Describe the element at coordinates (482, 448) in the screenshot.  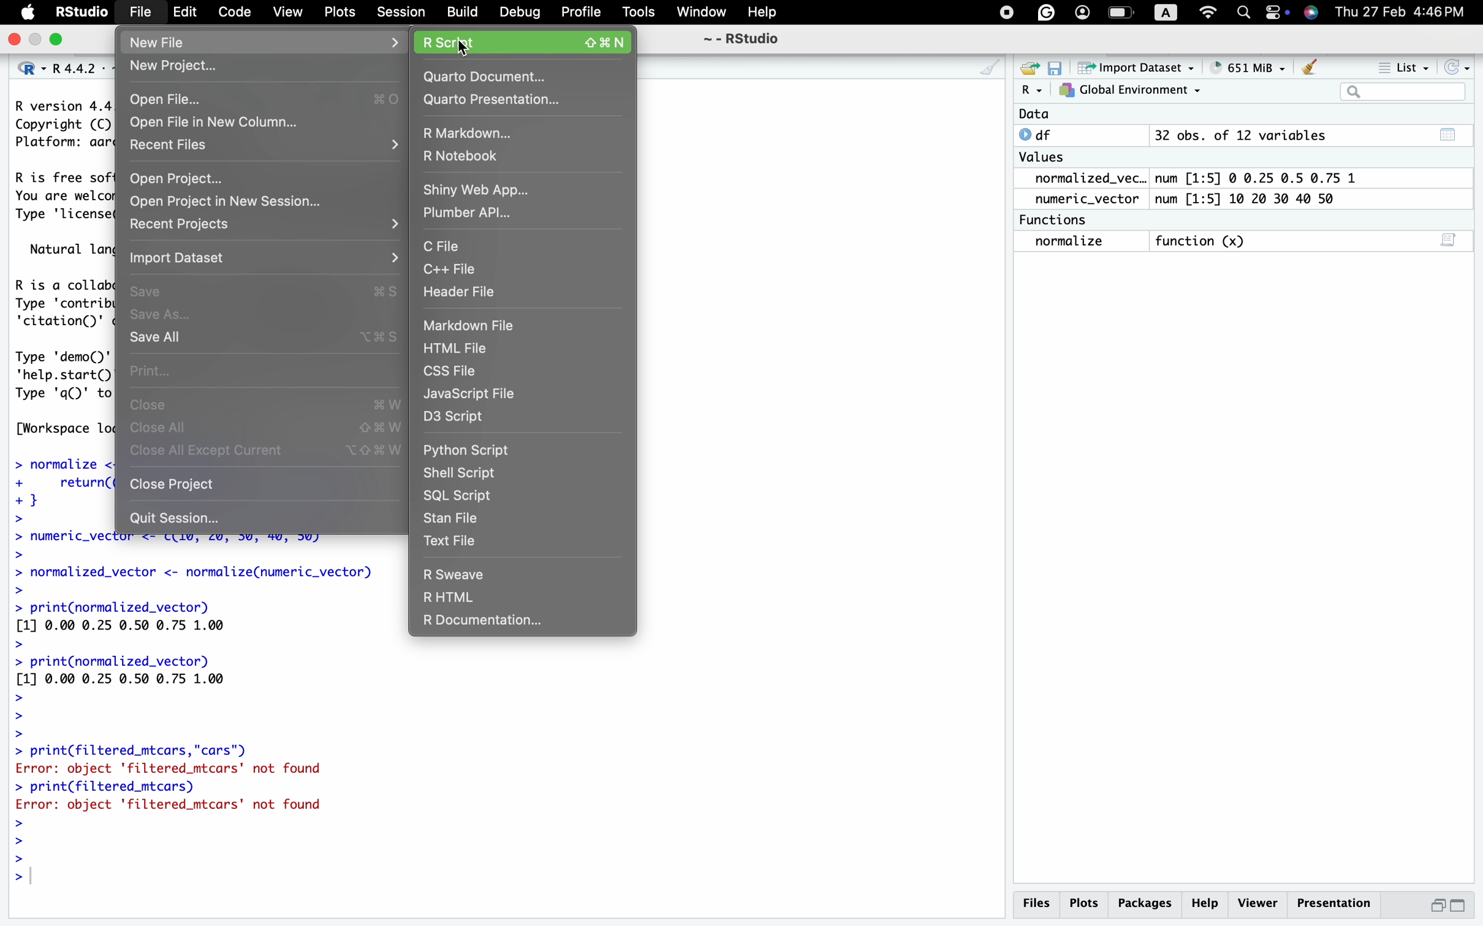
I see `Python Script` at that location.